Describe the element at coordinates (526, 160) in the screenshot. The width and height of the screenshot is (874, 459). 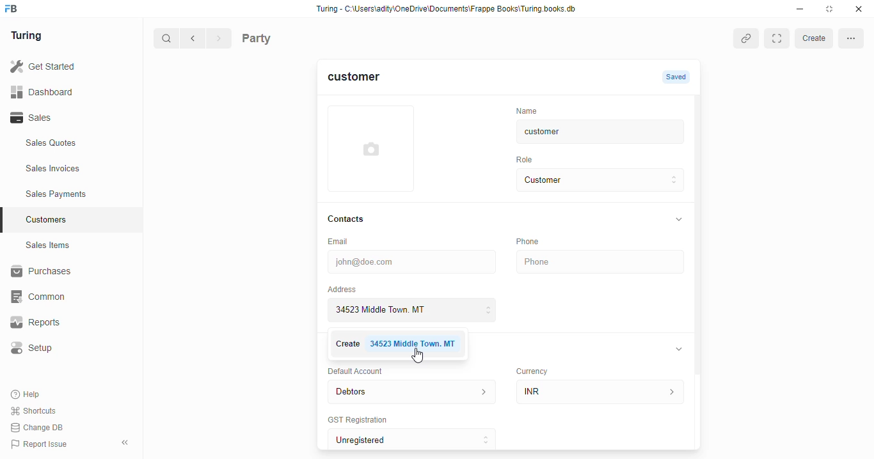
I see `Role` at that location.